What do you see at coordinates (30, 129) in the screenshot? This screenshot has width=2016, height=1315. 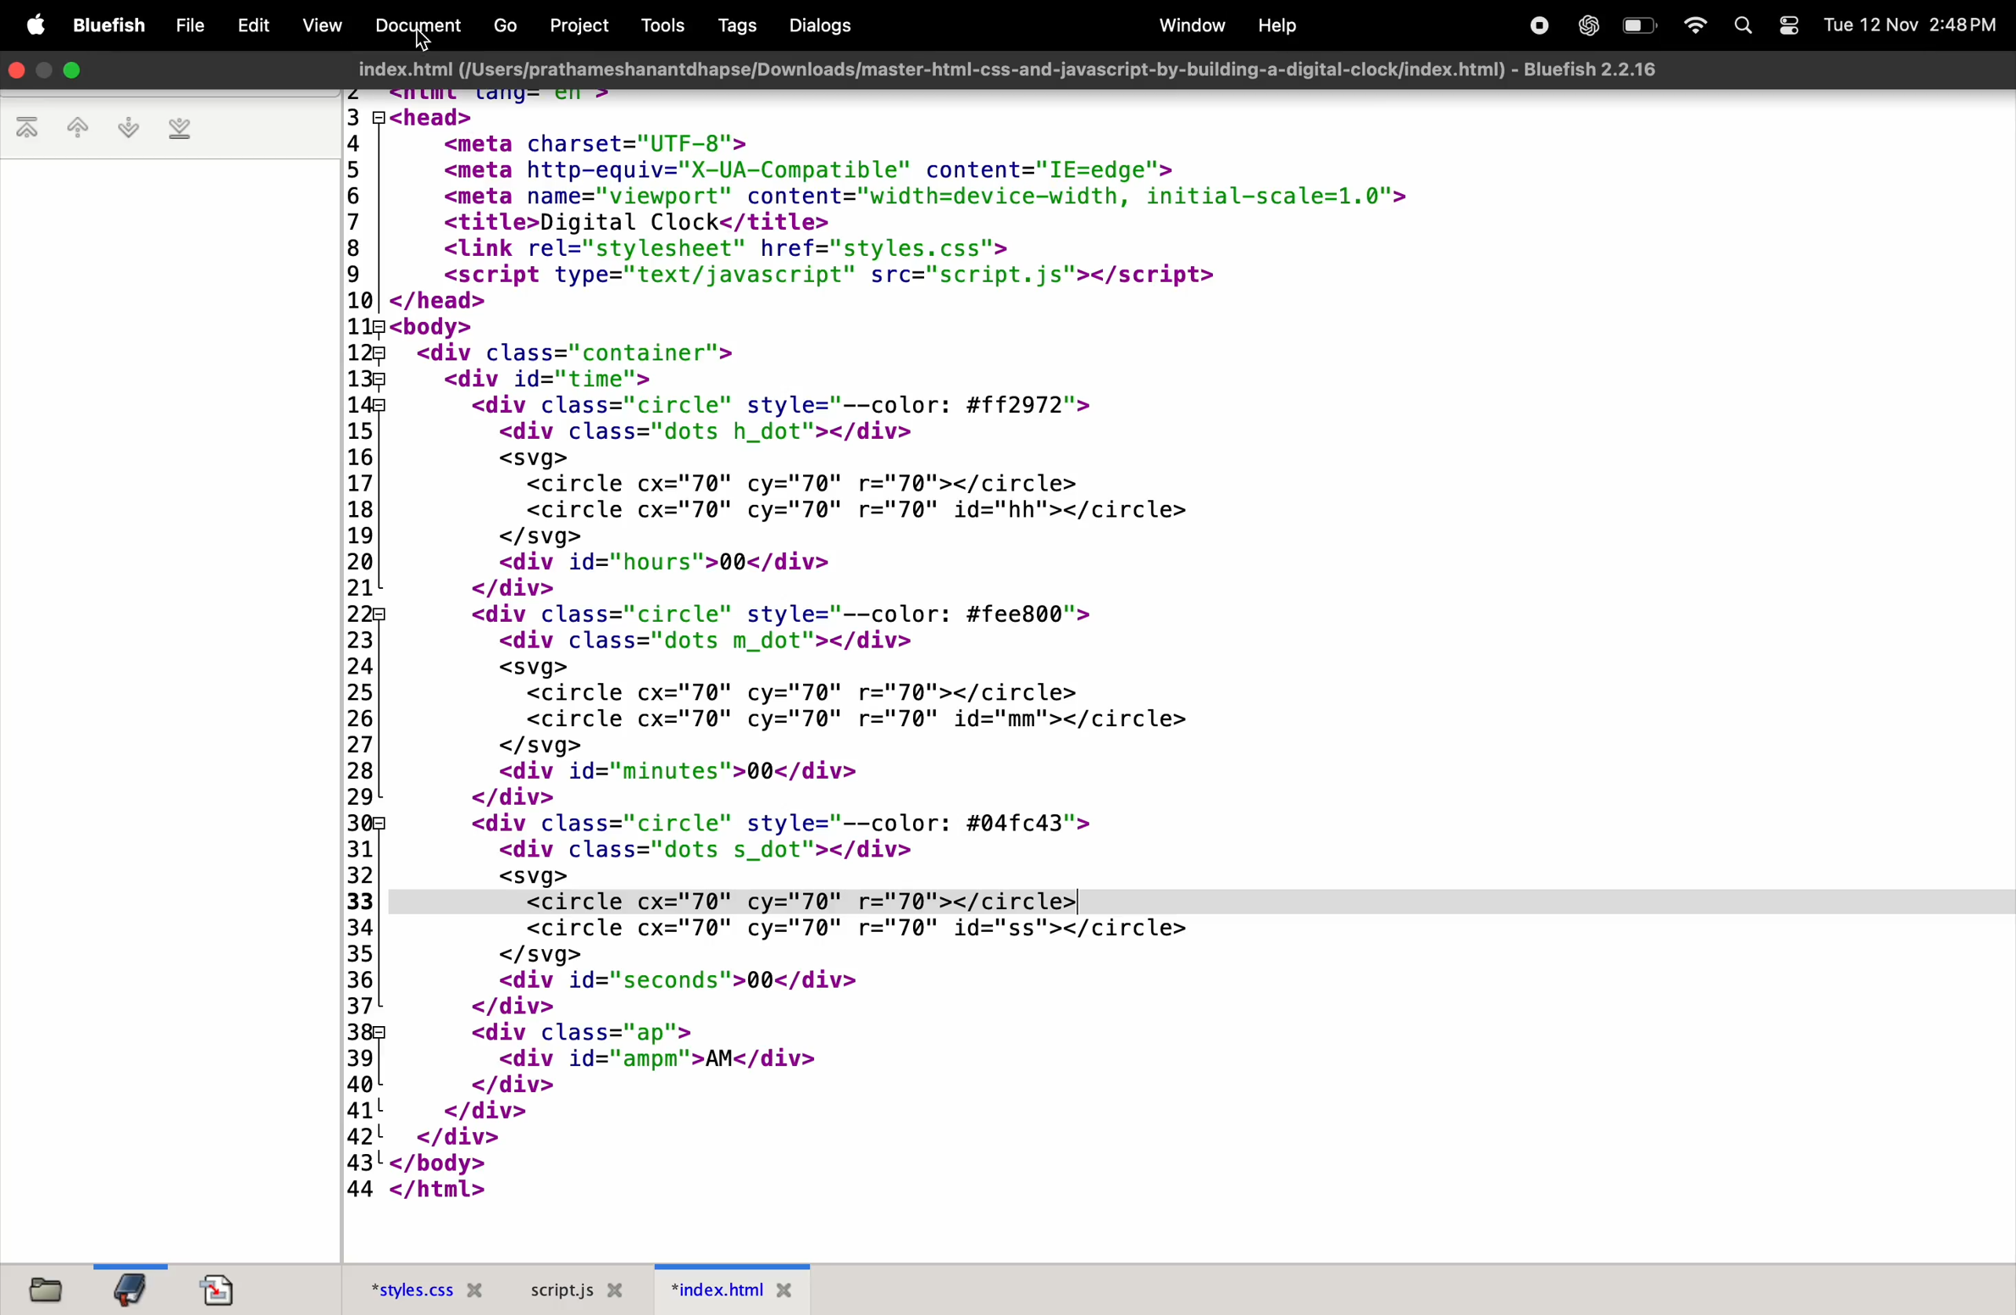 I see `first bookmark` at bounding box center [30, 129].